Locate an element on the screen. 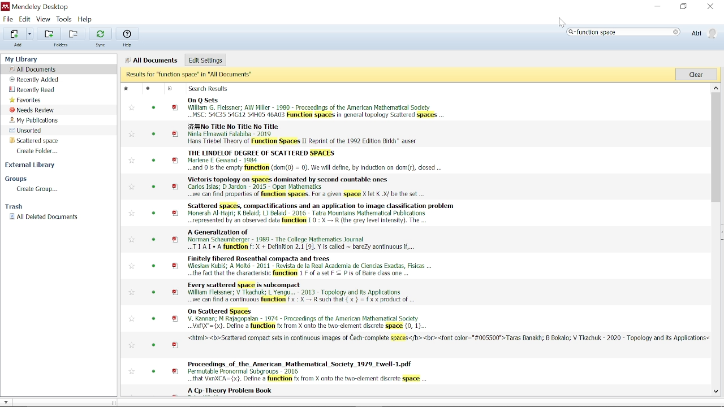 This screenshot has width=724, height=407. Groups is located at coordinates (34, 179).